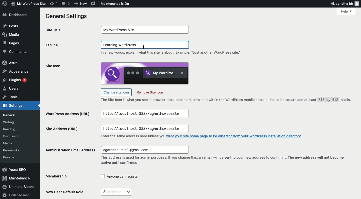 The image size is (361, 199). Describe the element at coordinates (11, 98) in the screenshot. I see `Tools` at that location.